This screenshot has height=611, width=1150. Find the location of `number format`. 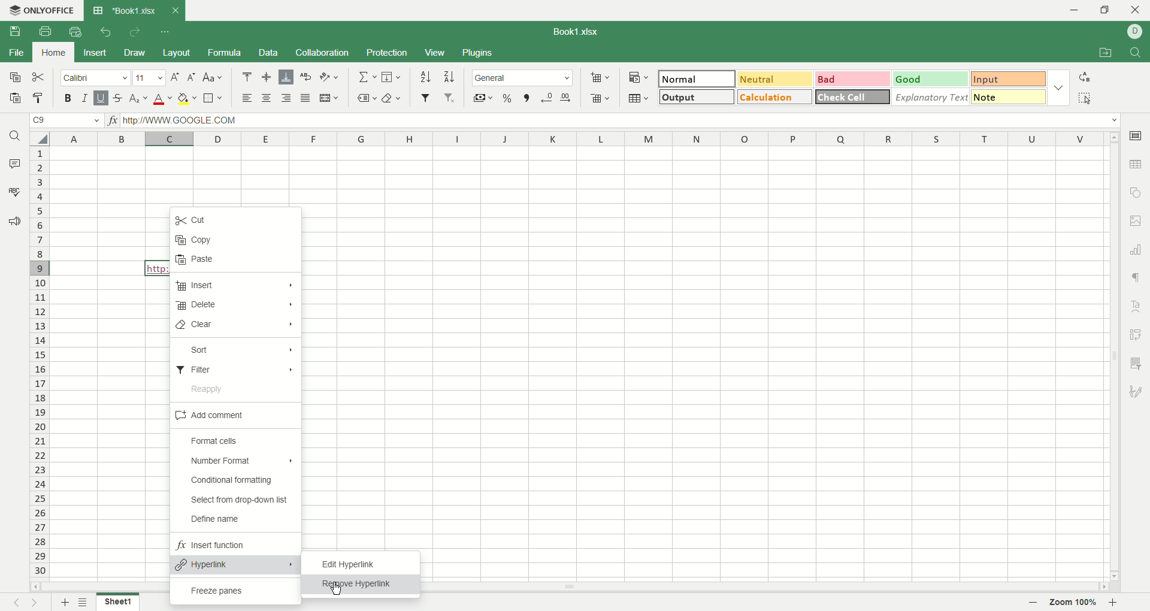

number format is located at coordinates (522, 77).